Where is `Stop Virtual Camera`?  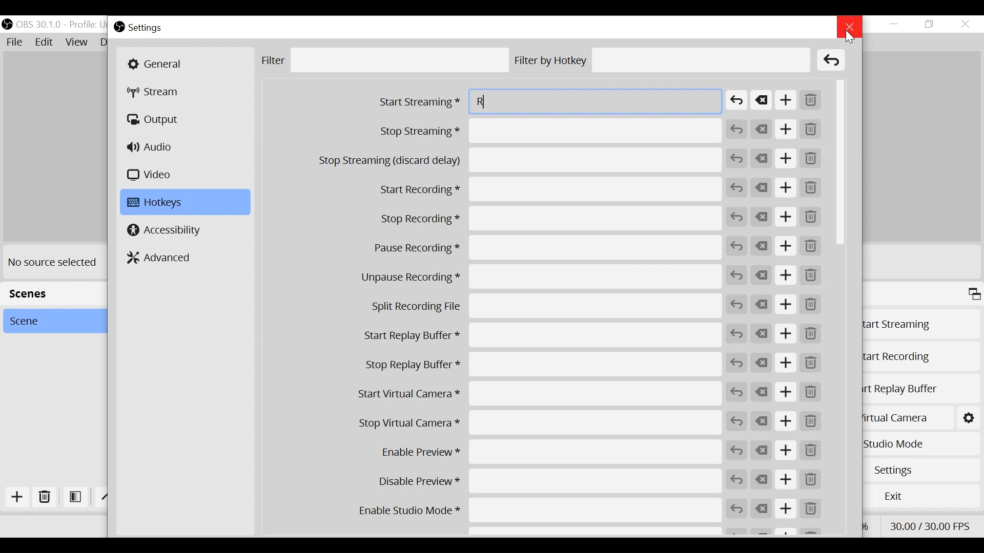
Stop Virtual Camera is located at coordinates (539, 422).